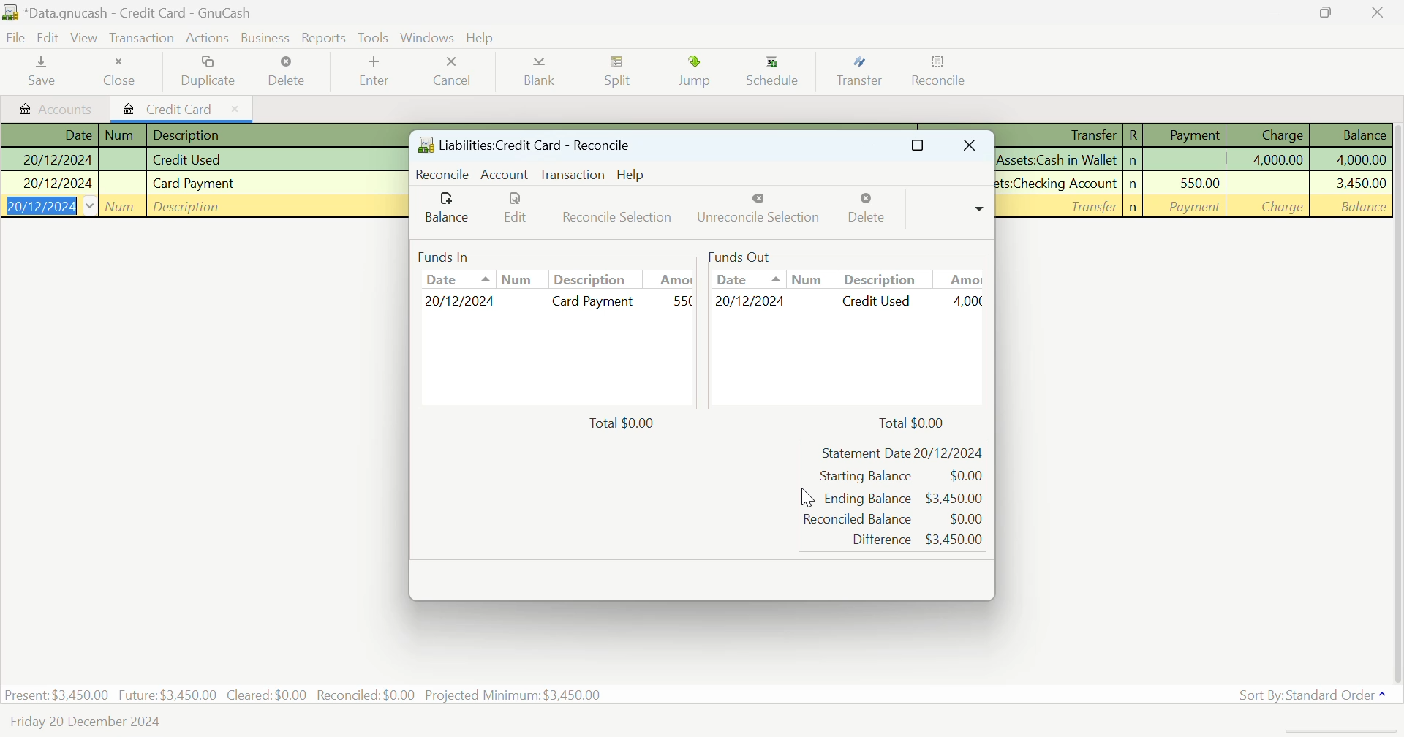 The height and width of the screenshot is (737, 1404). What do you see at coordinates (980, 208) in the screenshot?
I see `Dropdown` at bounding box center [980, 208].